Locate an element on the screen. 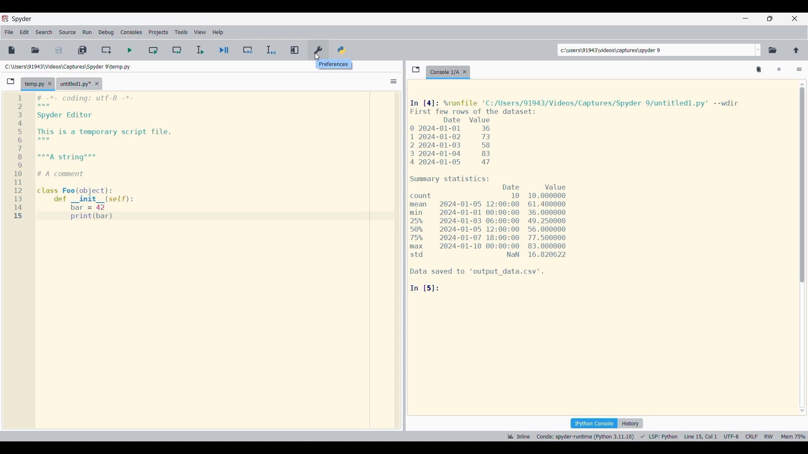  Change to parent directory is located at coordinates (796, 50).